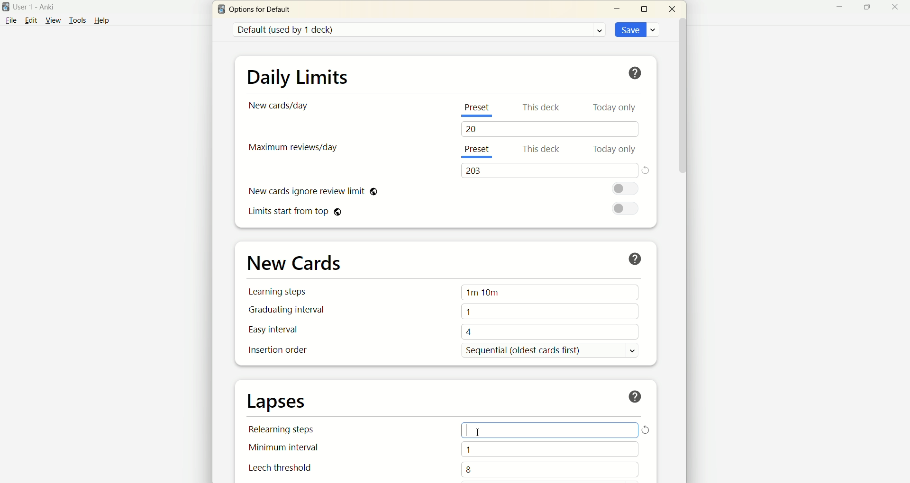 The height and width of the screenshot is (483, 910). I want to click on close, so click(672, 8).